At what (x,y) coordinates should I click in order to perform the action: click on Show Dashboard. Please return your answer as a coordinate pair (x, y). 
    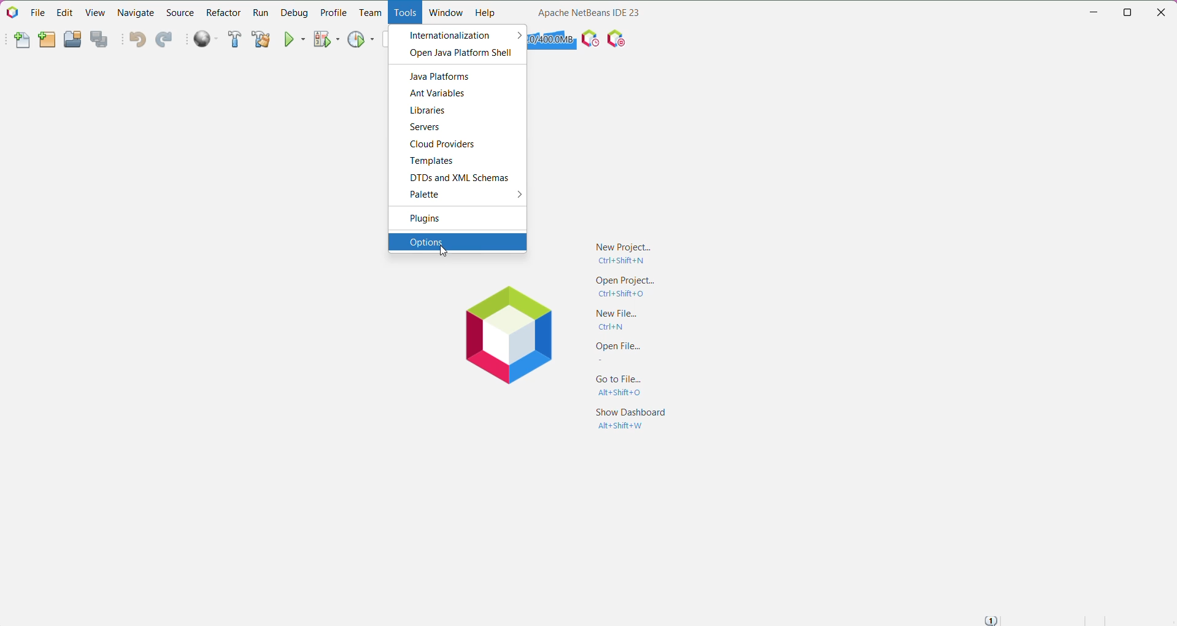
    Looking at the image, I should click on (631, 421).